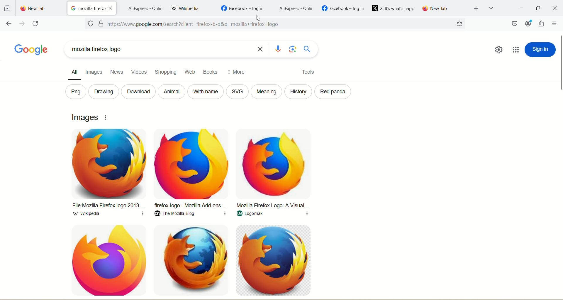 The height and width of the screenshot is (300, 563). I want to click on AliExpress, so click(145, 9).